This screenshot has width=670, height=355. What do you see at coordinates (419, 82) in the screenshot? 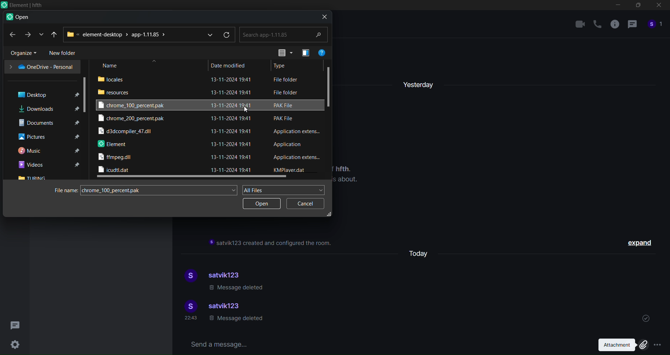
I see `yesterday` at bounding box center [419, 82].